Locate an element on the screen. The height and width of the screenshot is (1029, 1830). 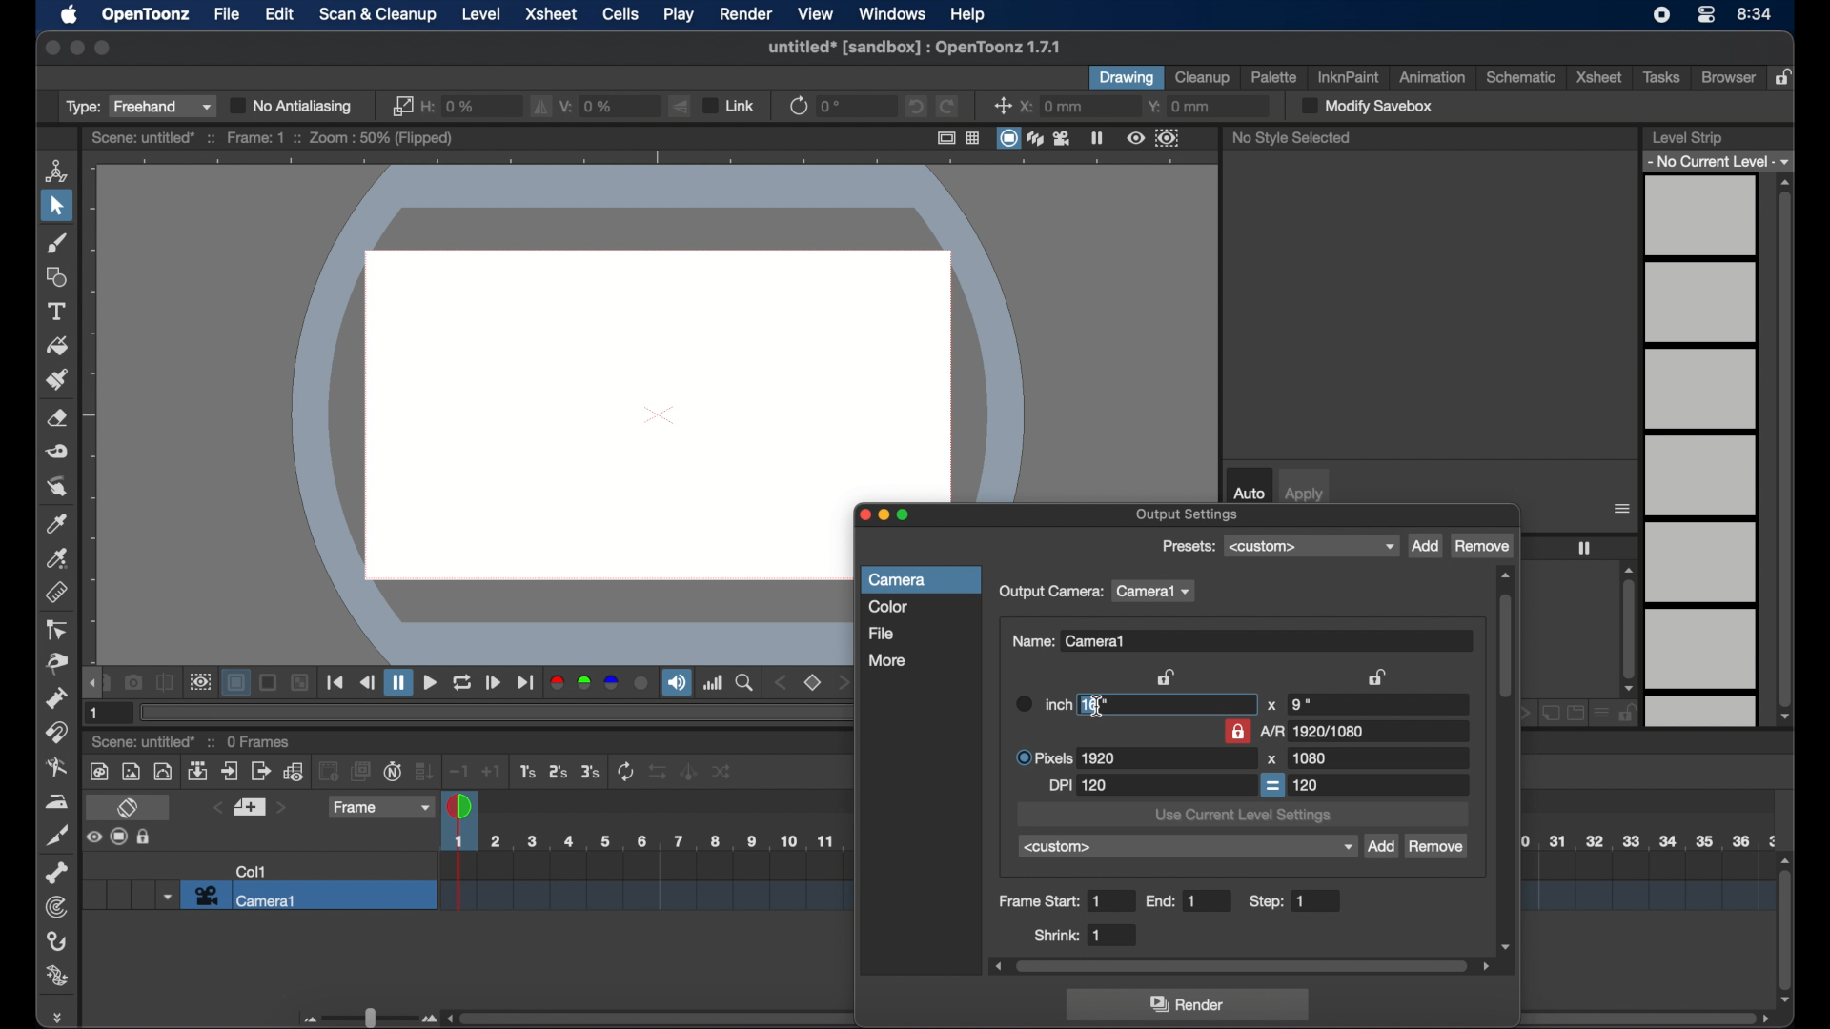
screen recorder icon is located at coordinates (1662, 14).